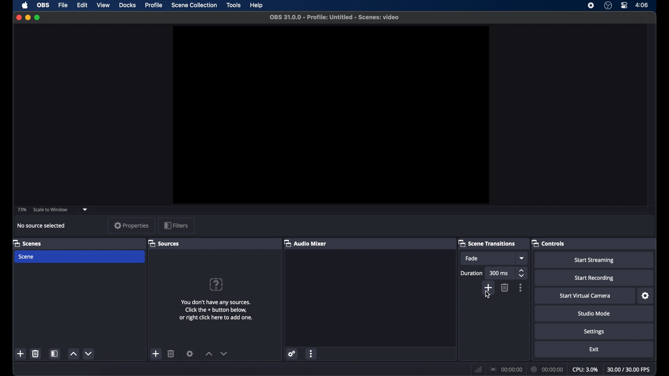 This screenshot has width=669, height=376. I want to click on info, so click(216, 311).